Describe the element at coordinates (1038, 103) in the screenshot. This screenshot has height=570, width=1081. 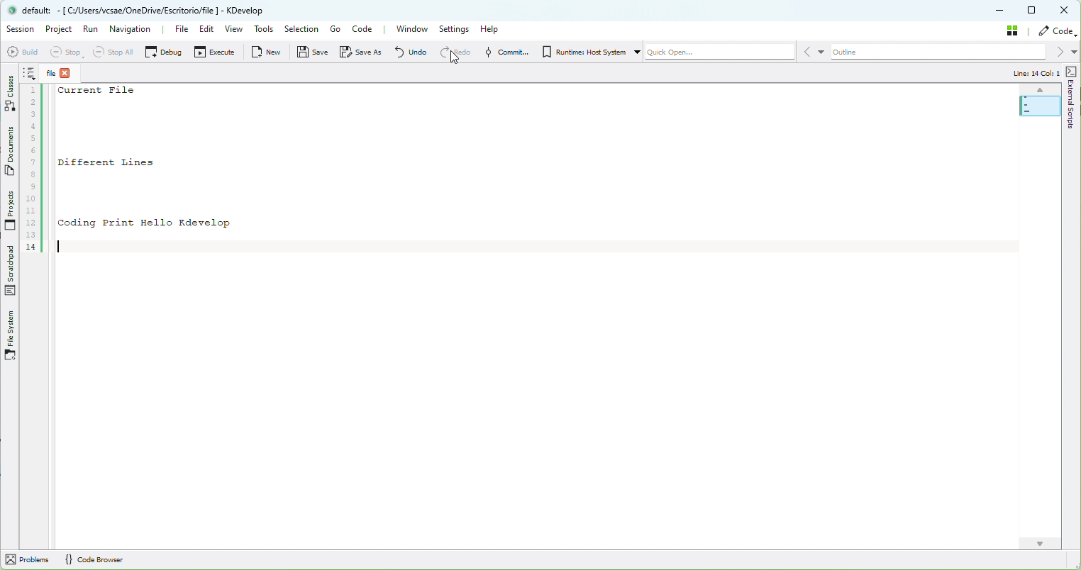
I see `Map` at that location.